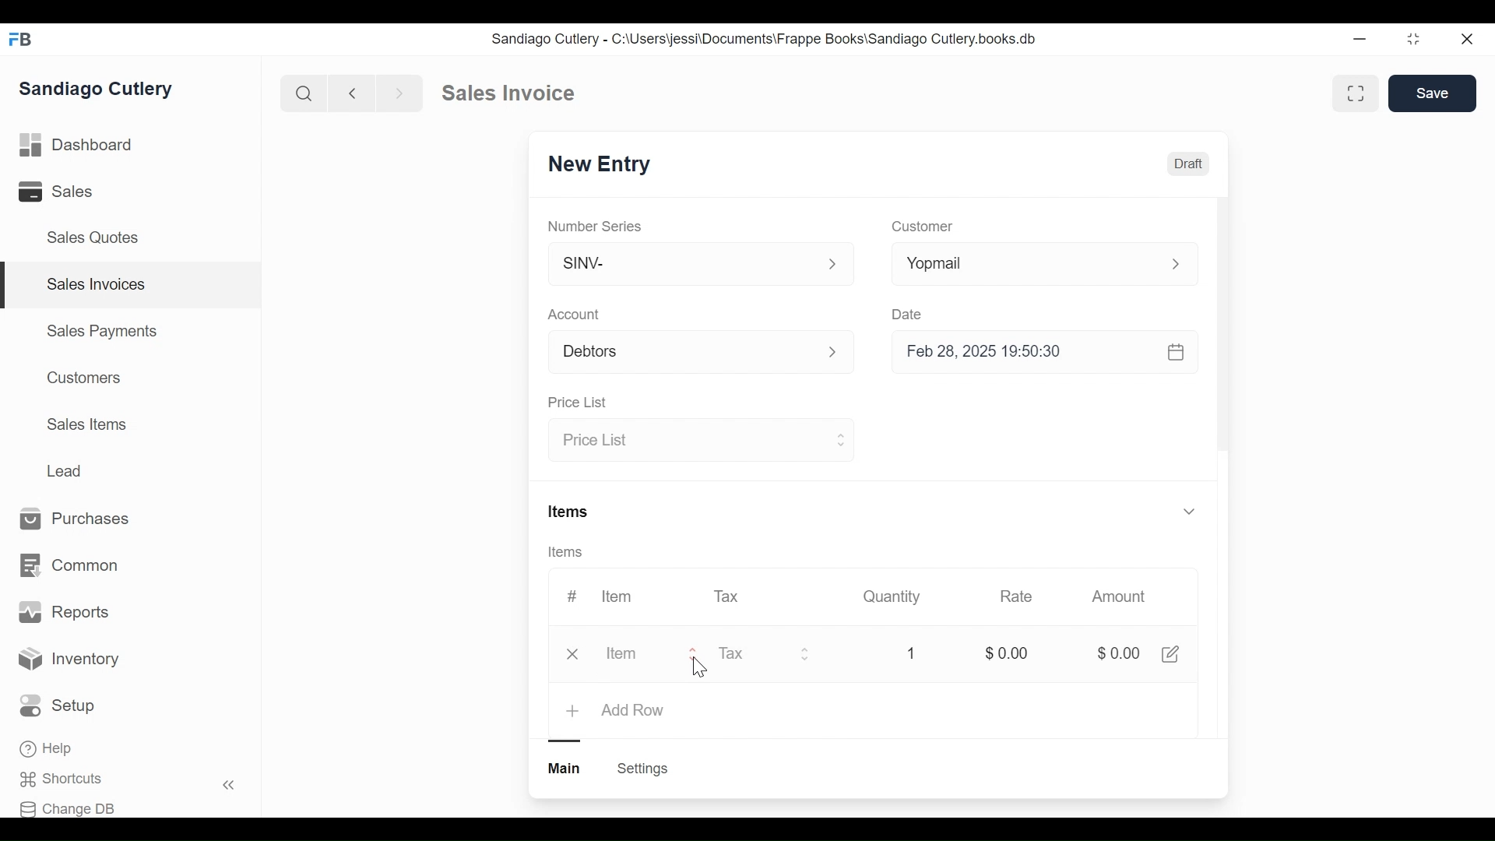 Image resolution: width=1495 pixels, height=841 pixels. I want to click on Date, so click(909, 314).